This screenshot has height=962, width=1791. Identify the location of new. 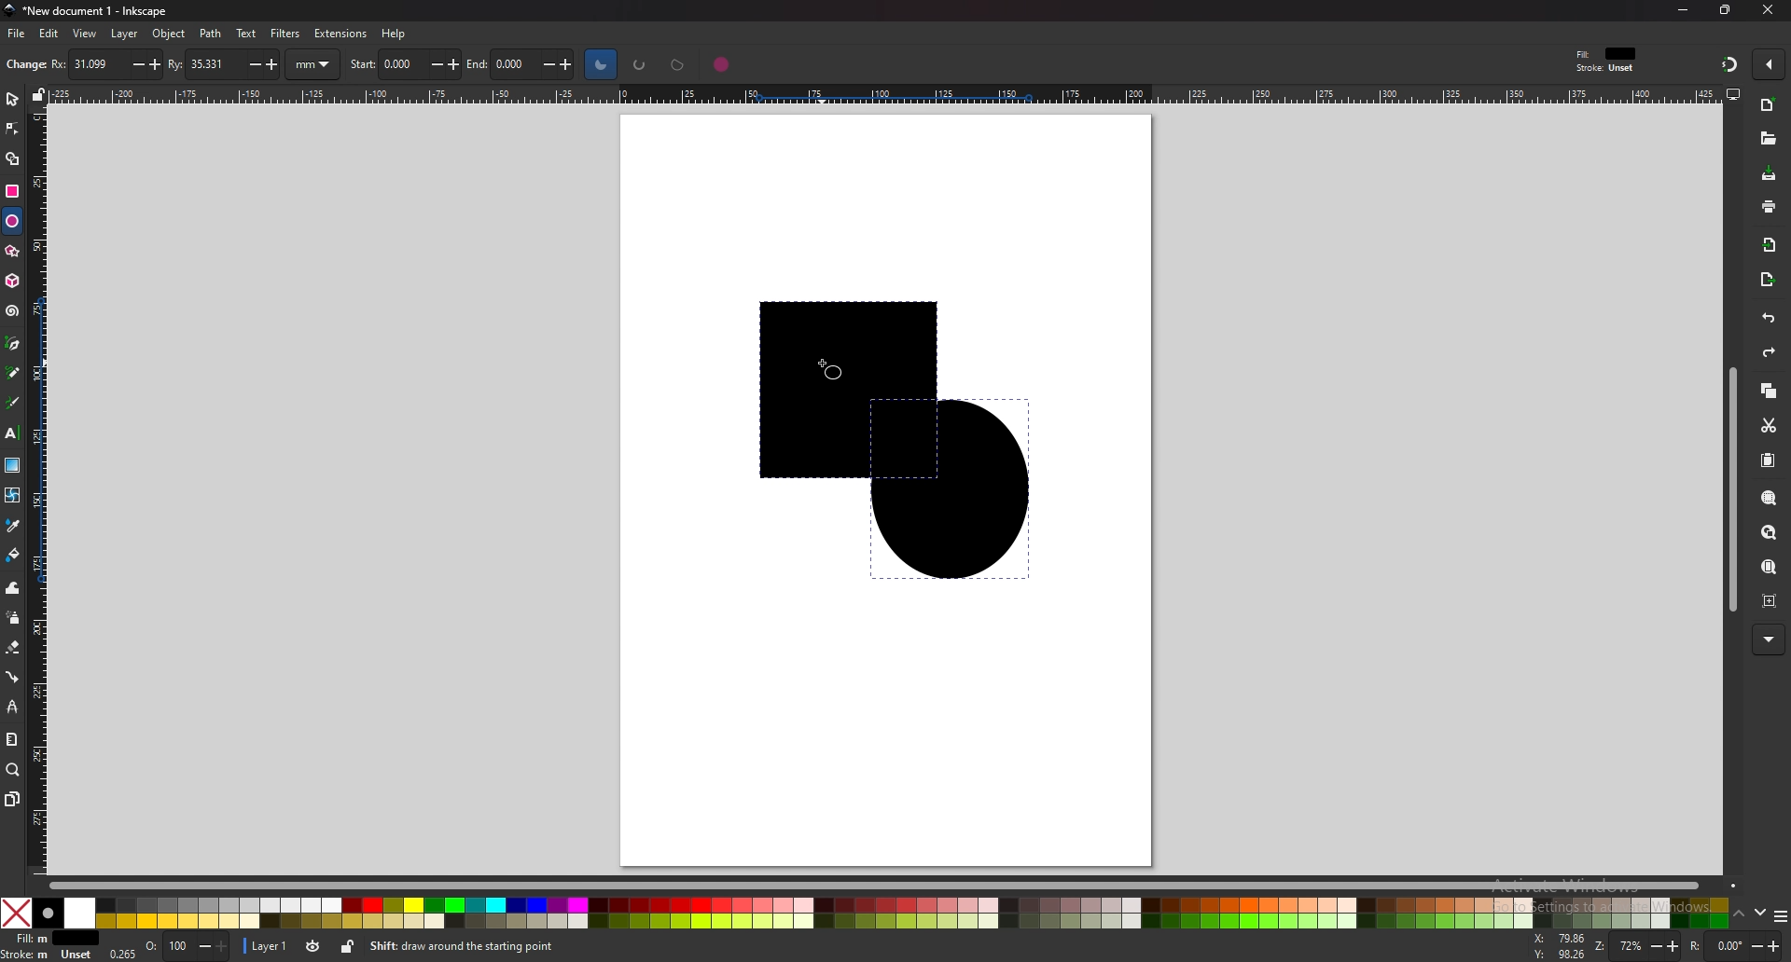
(1770, 104).